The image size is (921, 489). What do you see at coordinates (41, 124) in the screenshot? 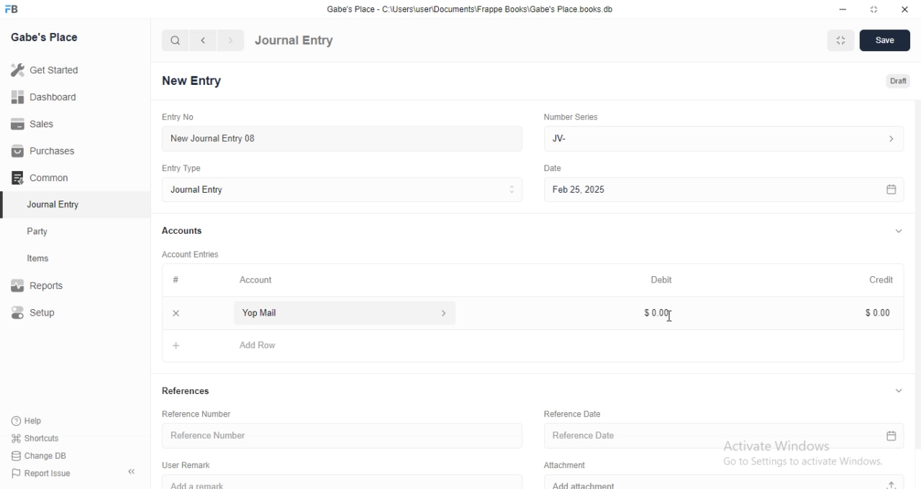
I see `Sales` at bounding box center [41, 124].